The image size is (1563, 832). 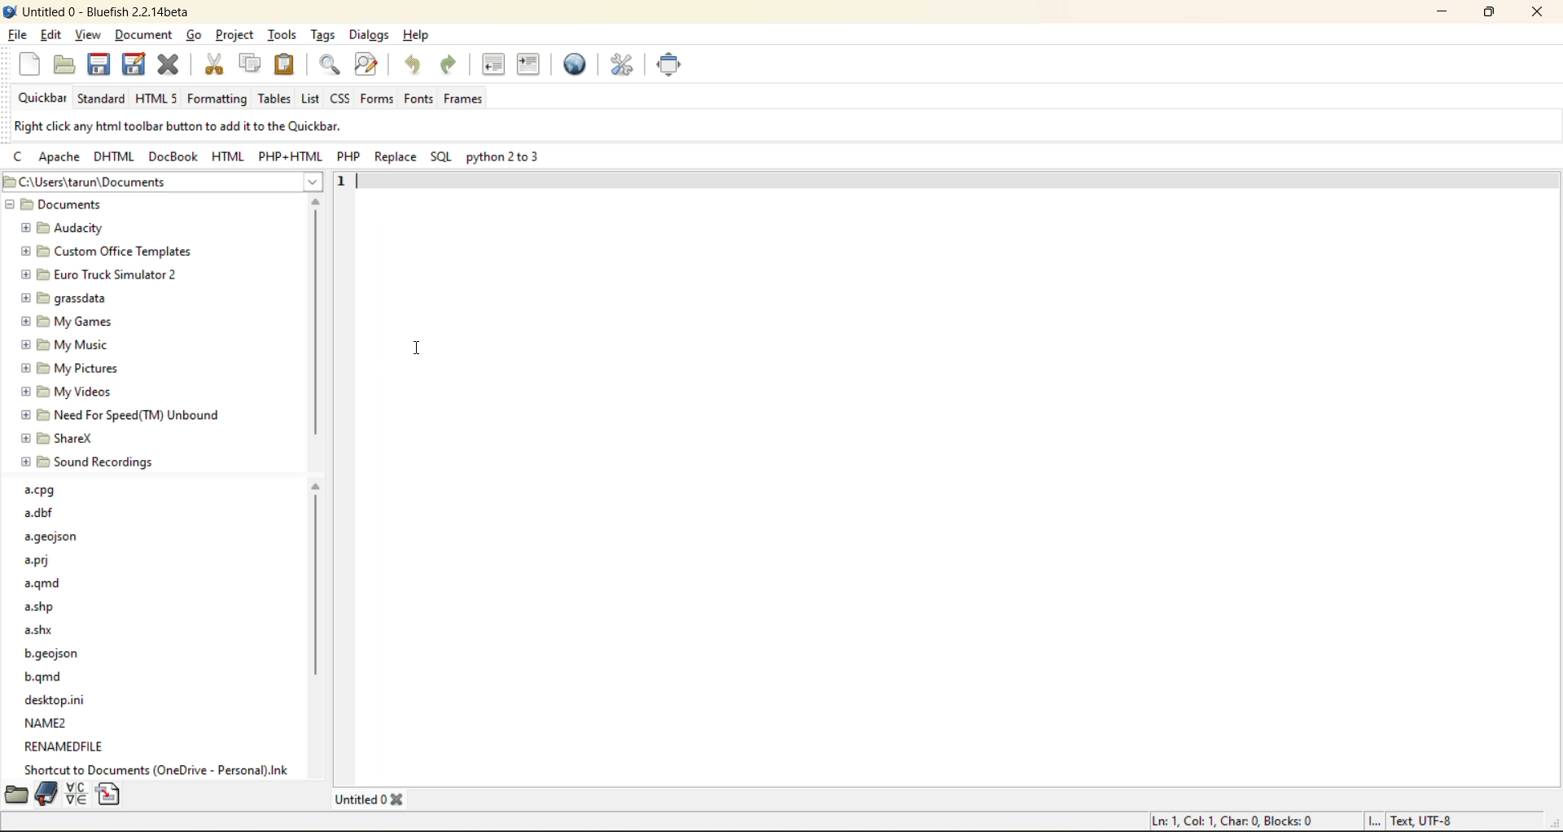 I want to click on html, so click(x=225, y=155).